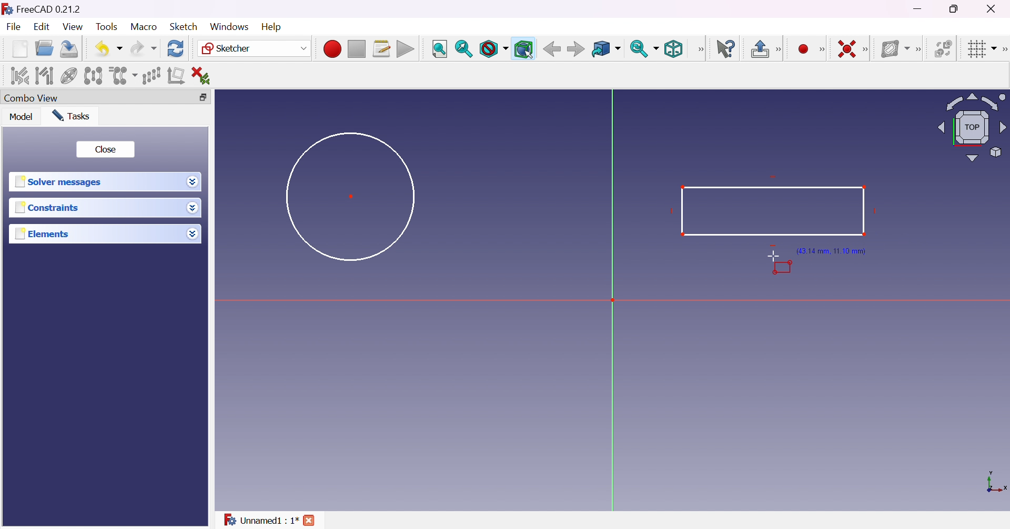 This screenshot has height=529, width=1010. Describe the element at coordinates (144, 48) in the screenshot. I see `Redo` at that location.